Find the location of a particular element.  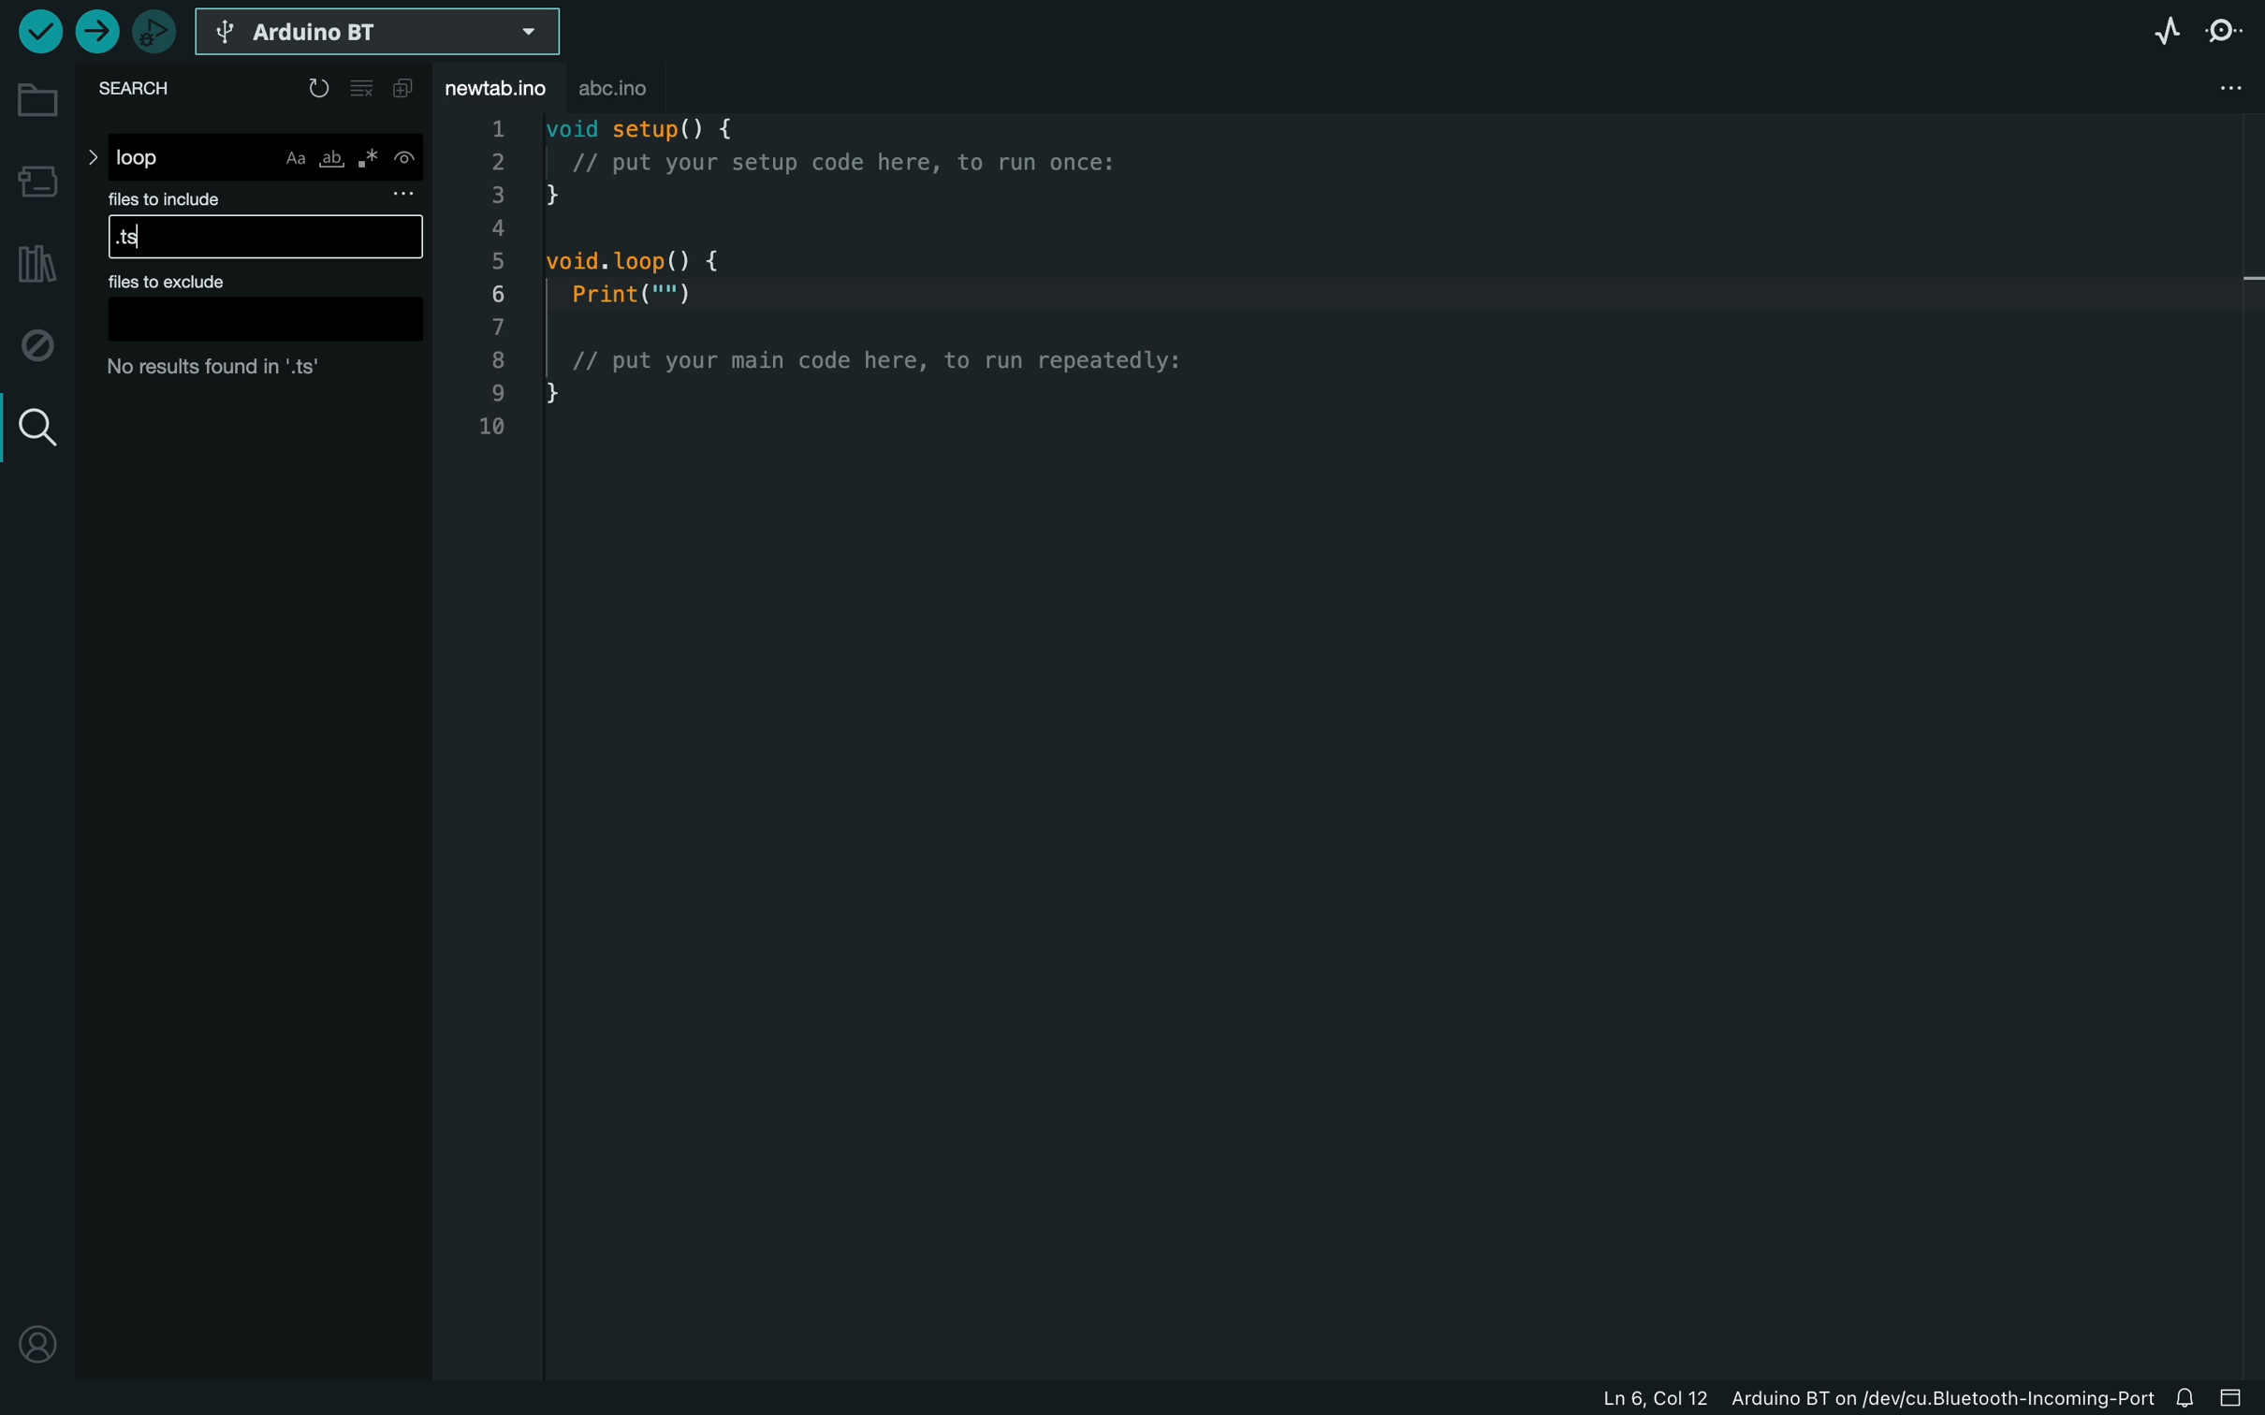

upload is located at coordinates (99, 31).